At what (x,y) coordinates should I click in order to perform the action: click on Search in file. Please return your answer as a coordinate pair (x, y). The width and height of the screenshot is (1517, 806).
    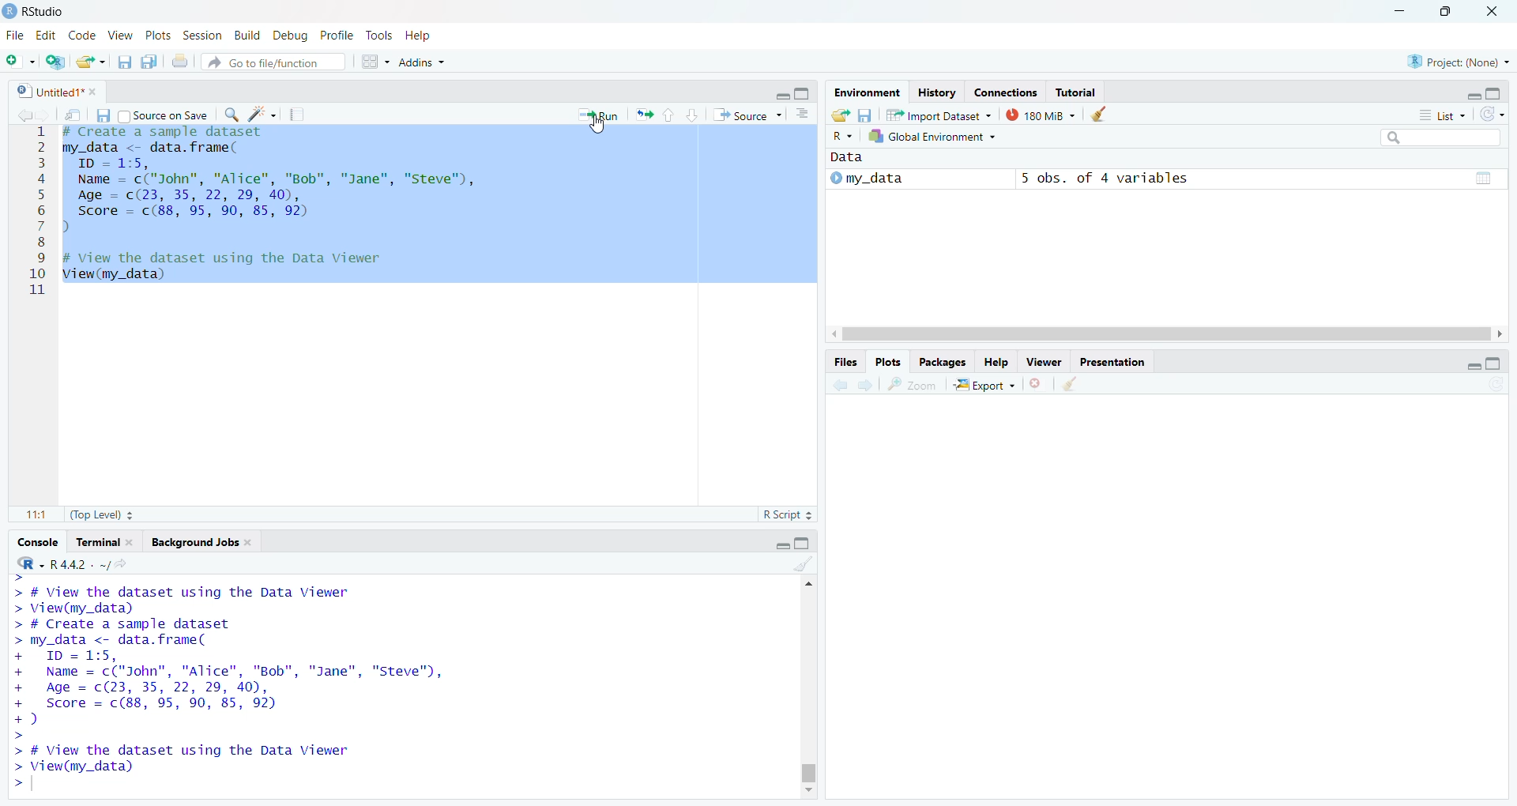
    Looking at the image, I should click on (72, 114).